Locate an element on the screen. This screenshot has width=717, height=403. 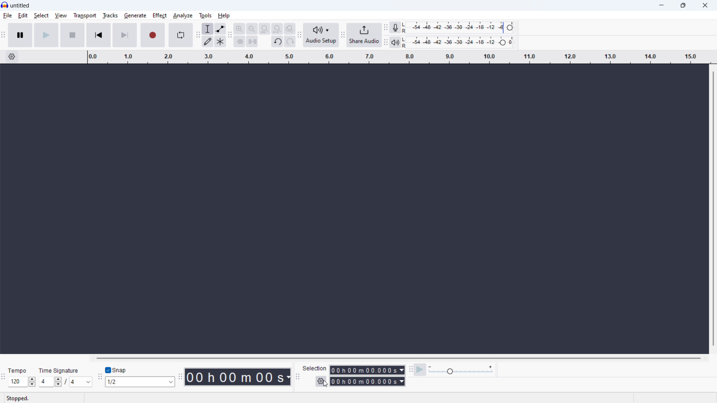
time signature is located at coordinates (59, 371).